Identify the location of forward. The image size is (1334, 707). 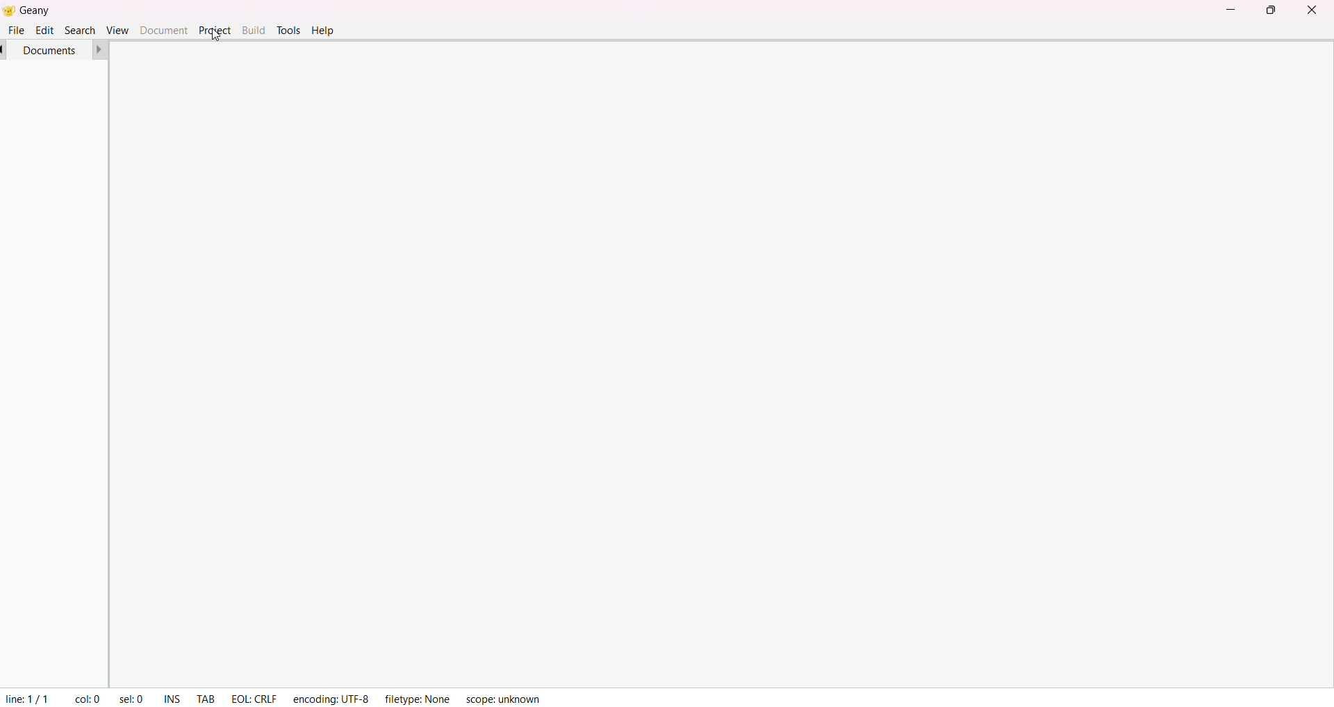
(100, 49).